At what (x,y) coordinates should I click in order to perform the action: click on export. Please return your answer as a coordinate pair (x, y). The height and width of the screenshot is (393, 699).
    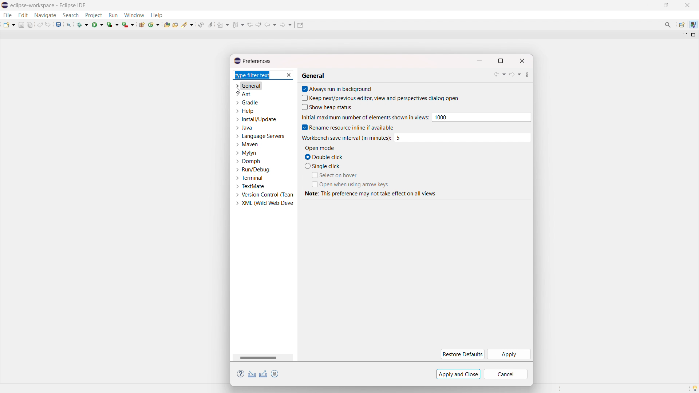
    Looking at the image, I should click on (264, 374).